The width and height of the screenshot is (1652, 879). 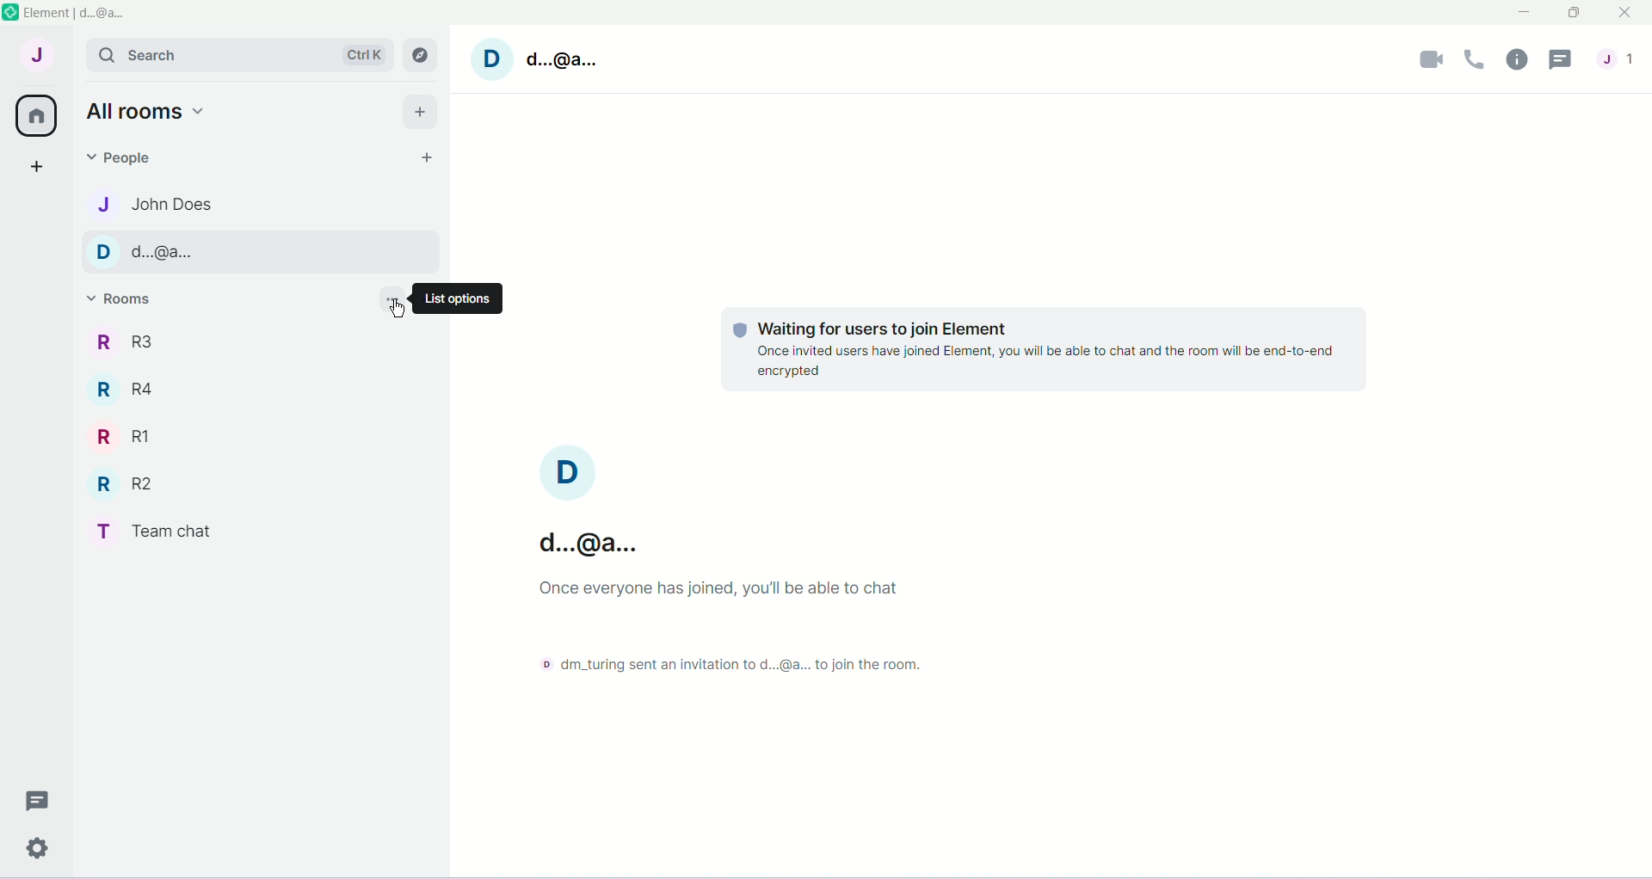 What do you see at coordinates (34, 801) in the screenshot?
I see `Threads` at bounding box center [34, 801].